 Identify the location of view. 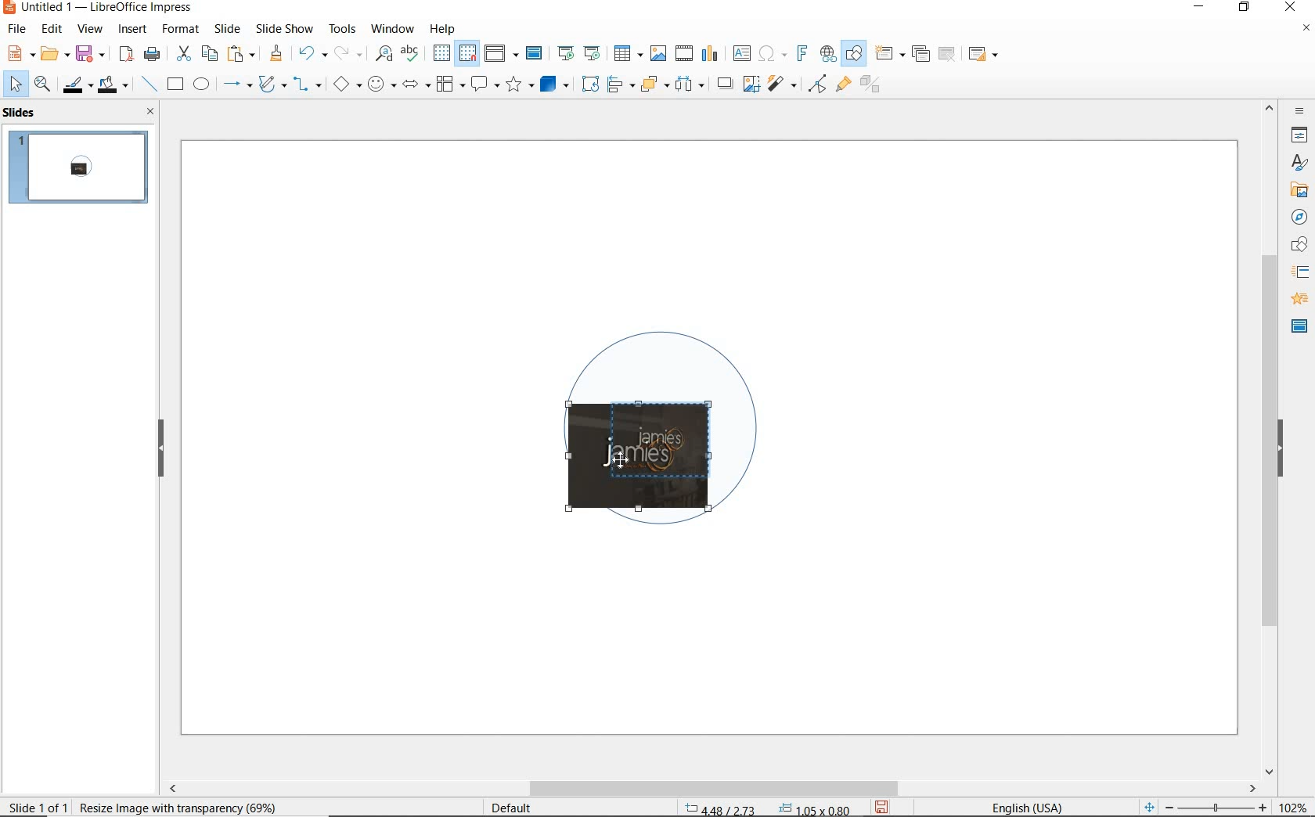
(90, 29).